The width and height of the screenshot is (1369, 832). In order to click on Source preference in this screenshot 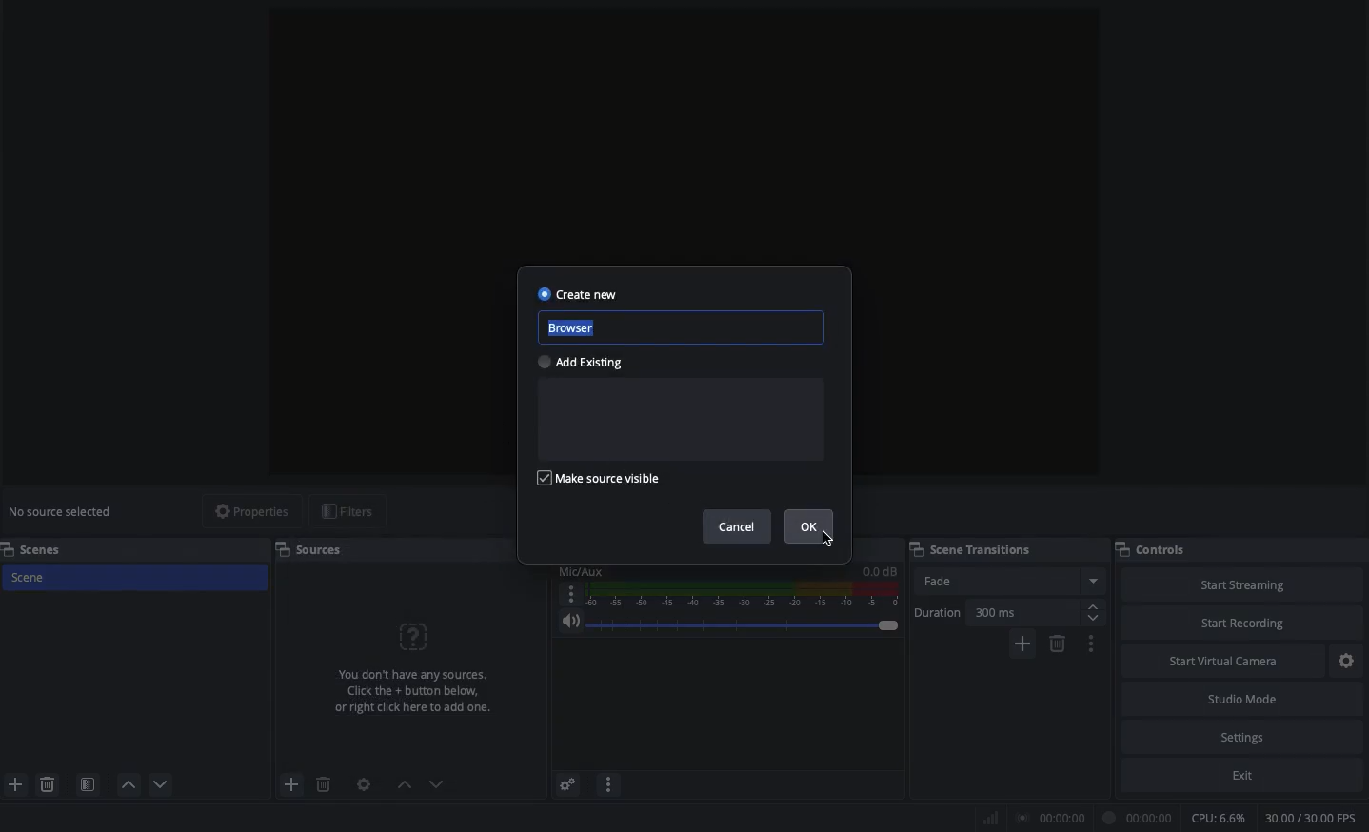, I will do `click(365, 783)`.